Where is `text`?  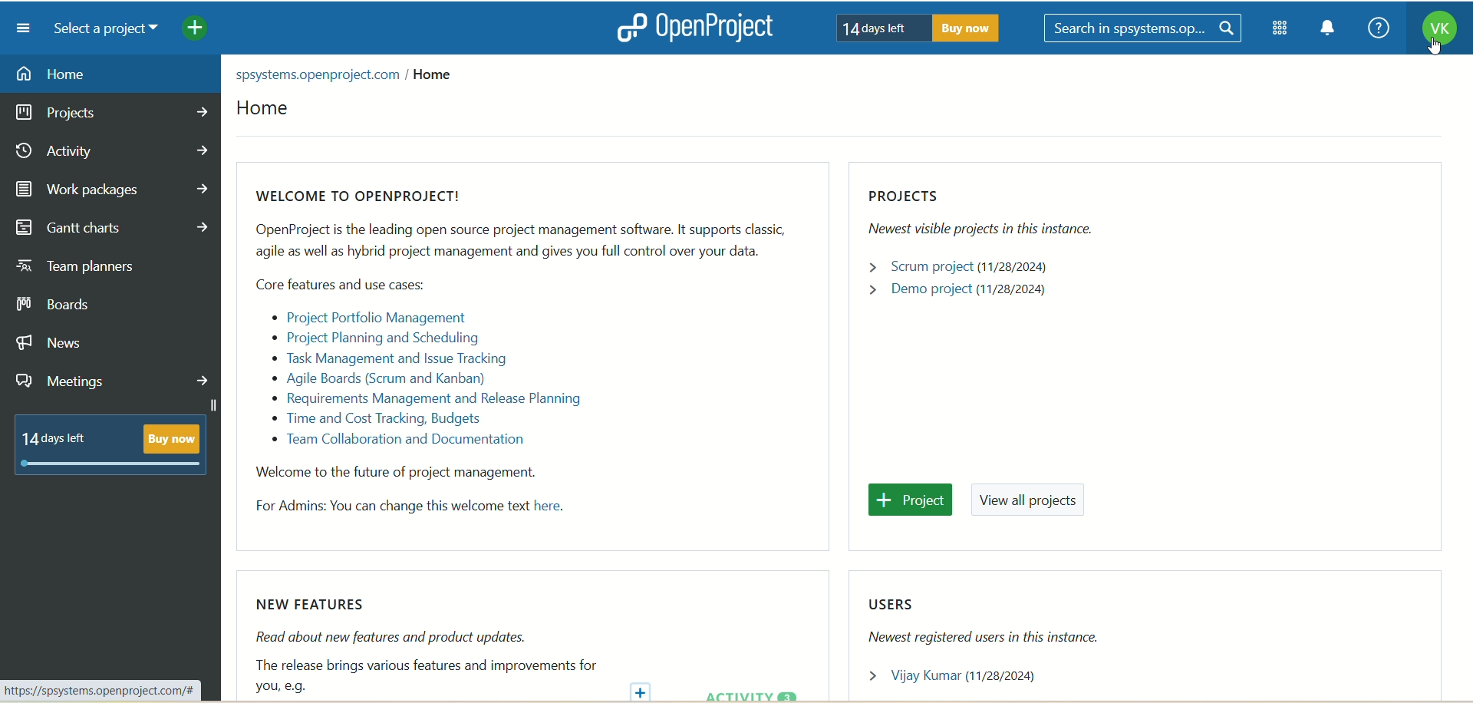
text is located at coordinates (107, 445).